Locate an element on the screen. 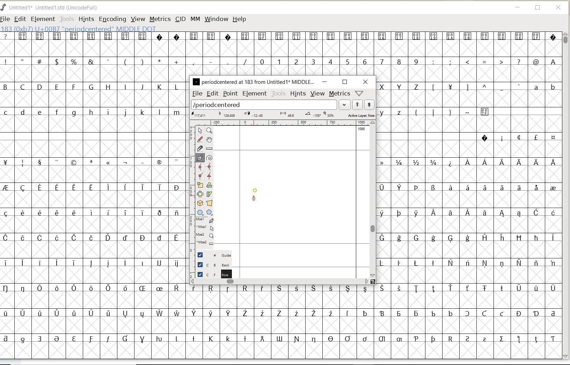 The height and width of the screenshot is (365, 570). uppercase letters is located at coordinates (92, 87).